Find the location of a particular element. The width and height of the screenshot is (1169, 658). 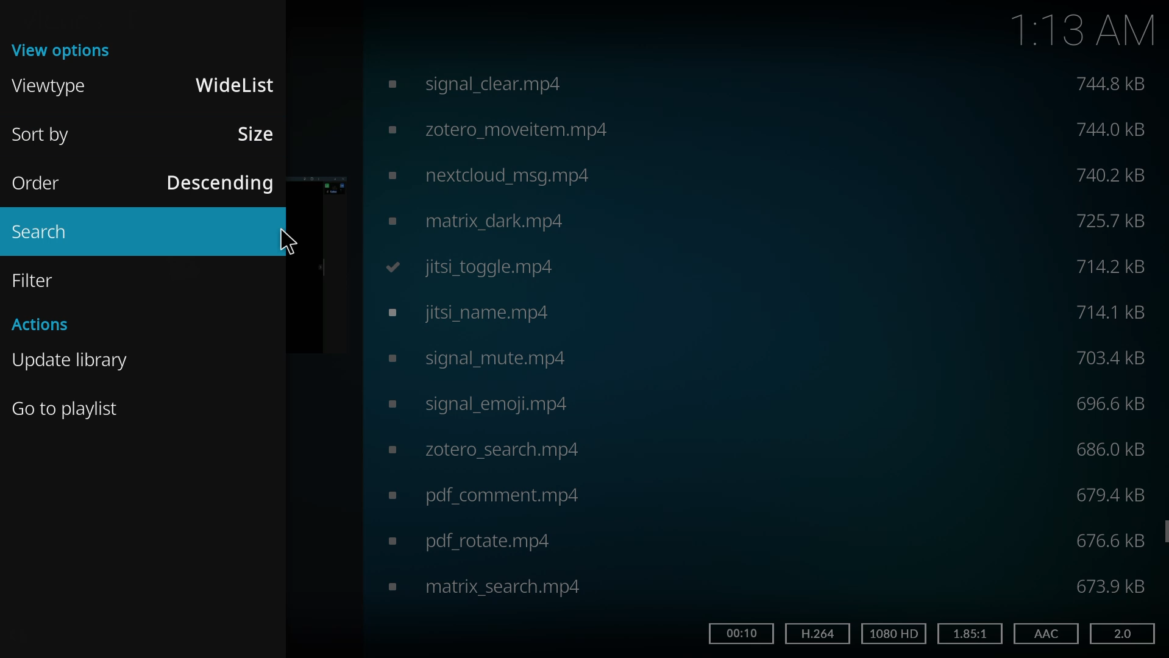

sort by is located at coordinates (51, 136).